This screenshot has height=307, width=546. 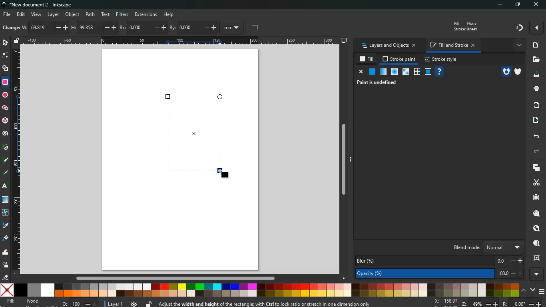 I want to click on menu, so click(x=542, y=291).